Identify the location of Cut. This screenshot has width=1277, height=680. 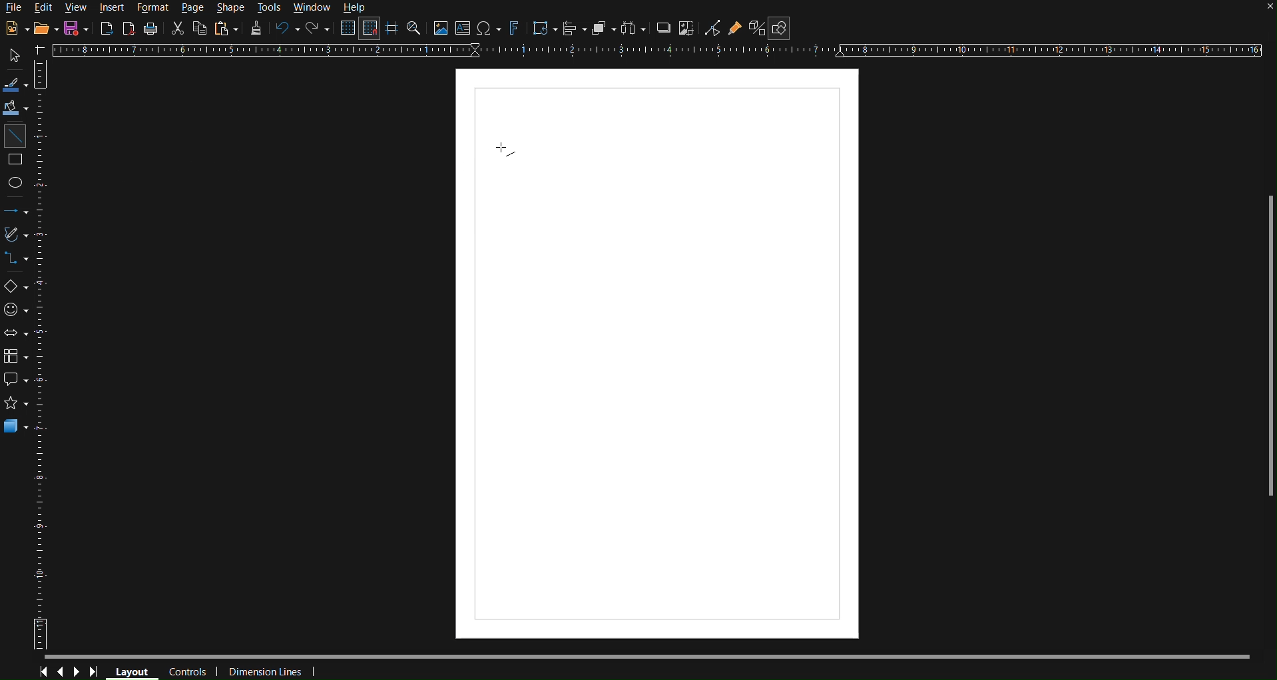
(178, 29).